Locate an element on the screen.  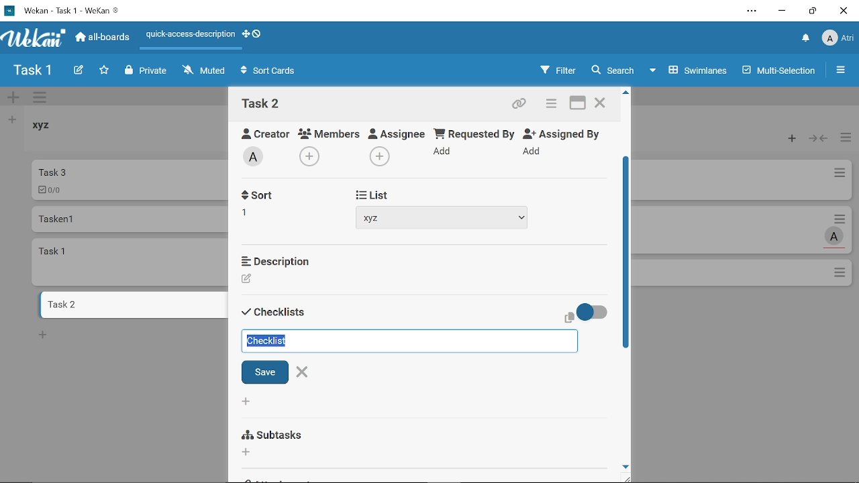
Click here to star this board is located at coordinates (104, 71).